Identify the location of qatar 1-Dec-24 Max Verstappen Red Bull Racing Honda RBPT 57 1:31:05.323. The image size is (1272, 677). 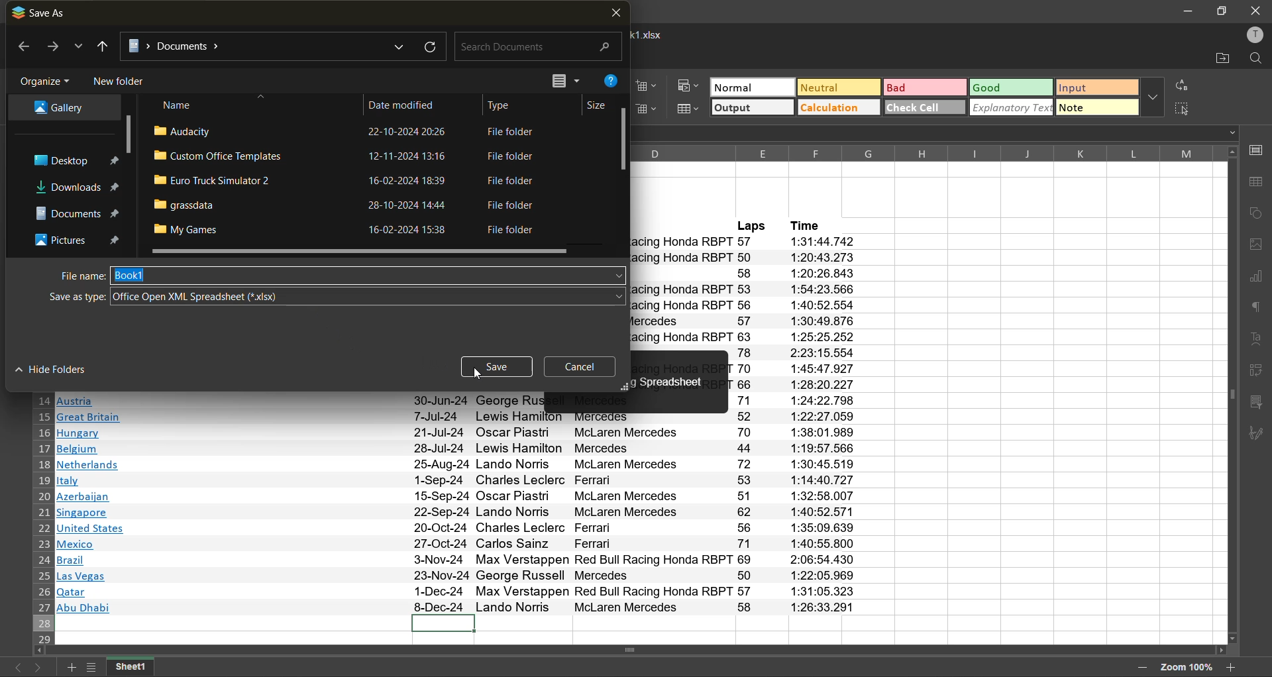
(460, 593).